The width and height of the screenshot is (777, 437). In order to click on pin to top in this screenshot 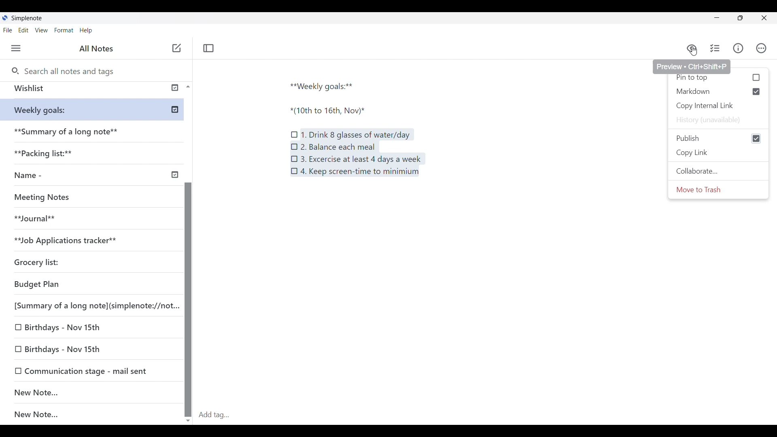, I will do `click(720, 78)`.